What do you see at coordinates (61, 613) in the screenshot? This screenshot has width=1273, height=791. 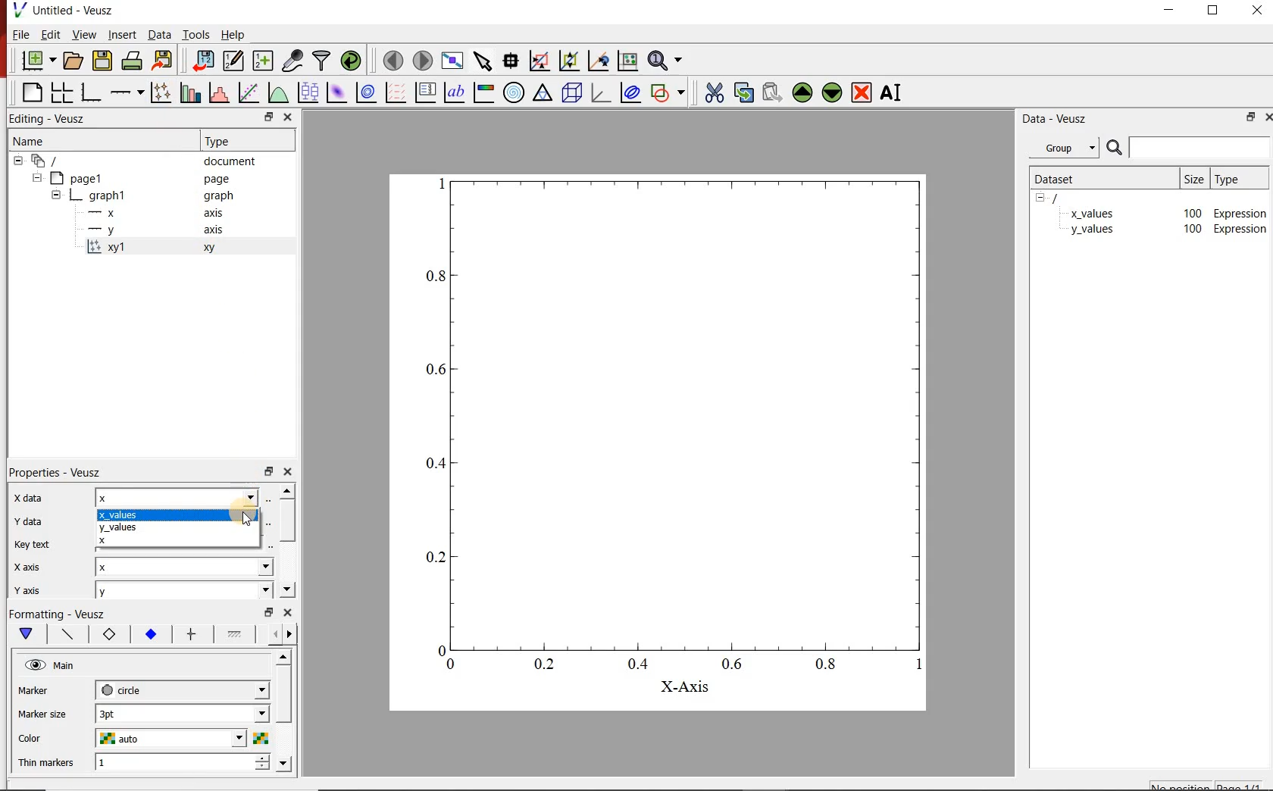 I see `Formatting - Veusz` at bounding box center [61, 613].